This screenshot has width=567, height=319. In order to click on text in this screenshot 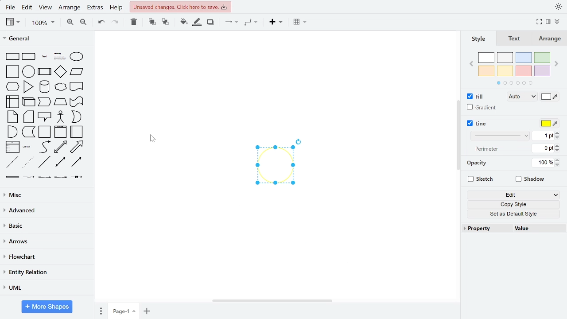, I will do `click(515, 39)`.